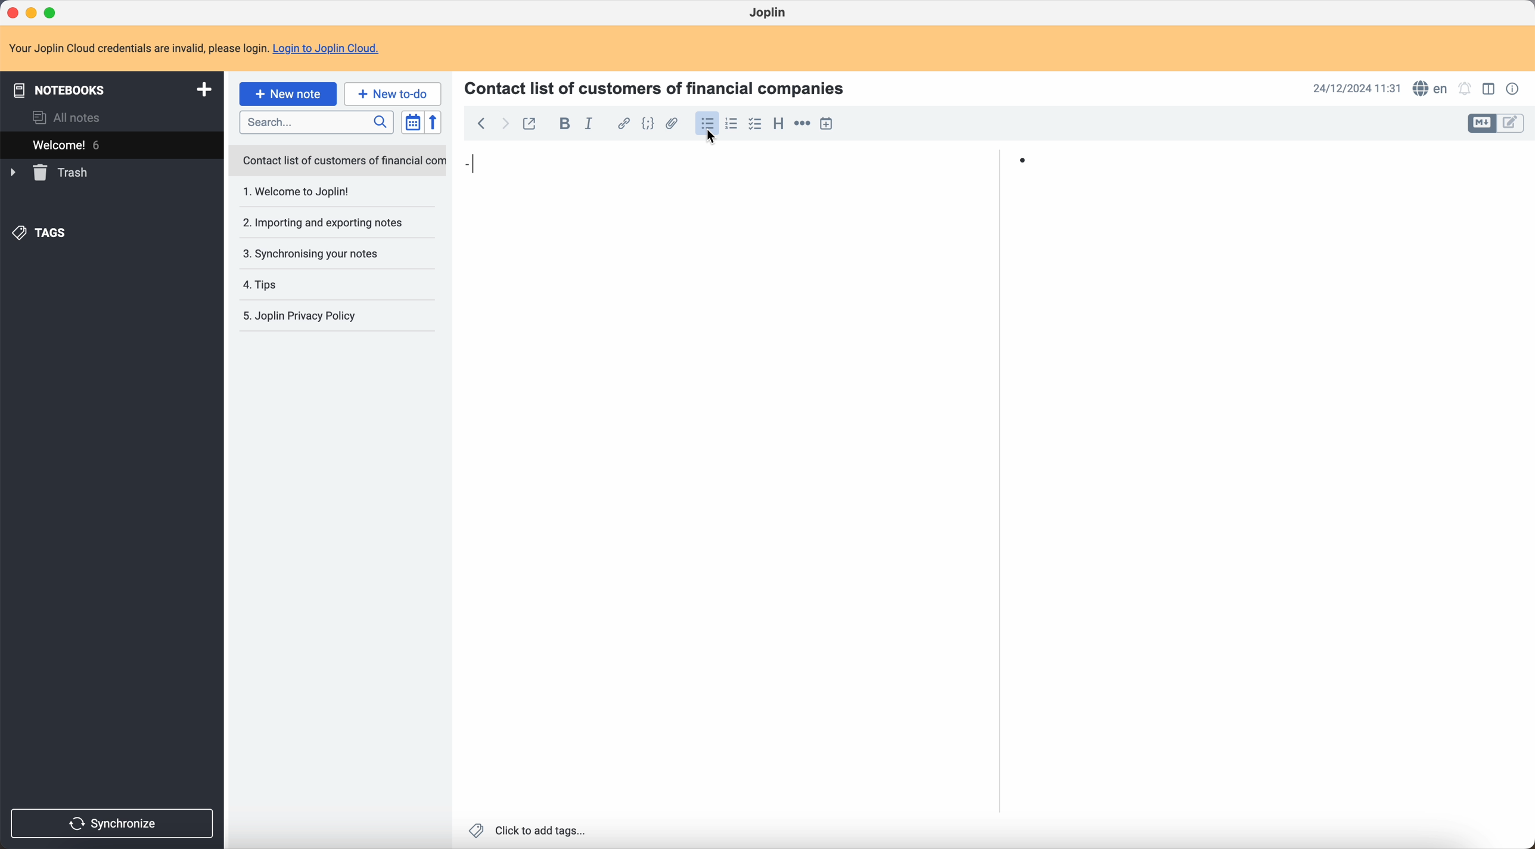 The height and width of the screenshot is (849, 1535). Describe the element at coordinates (315, 253) in the screenshot. I see `3. Synchronising your notes` at that location.